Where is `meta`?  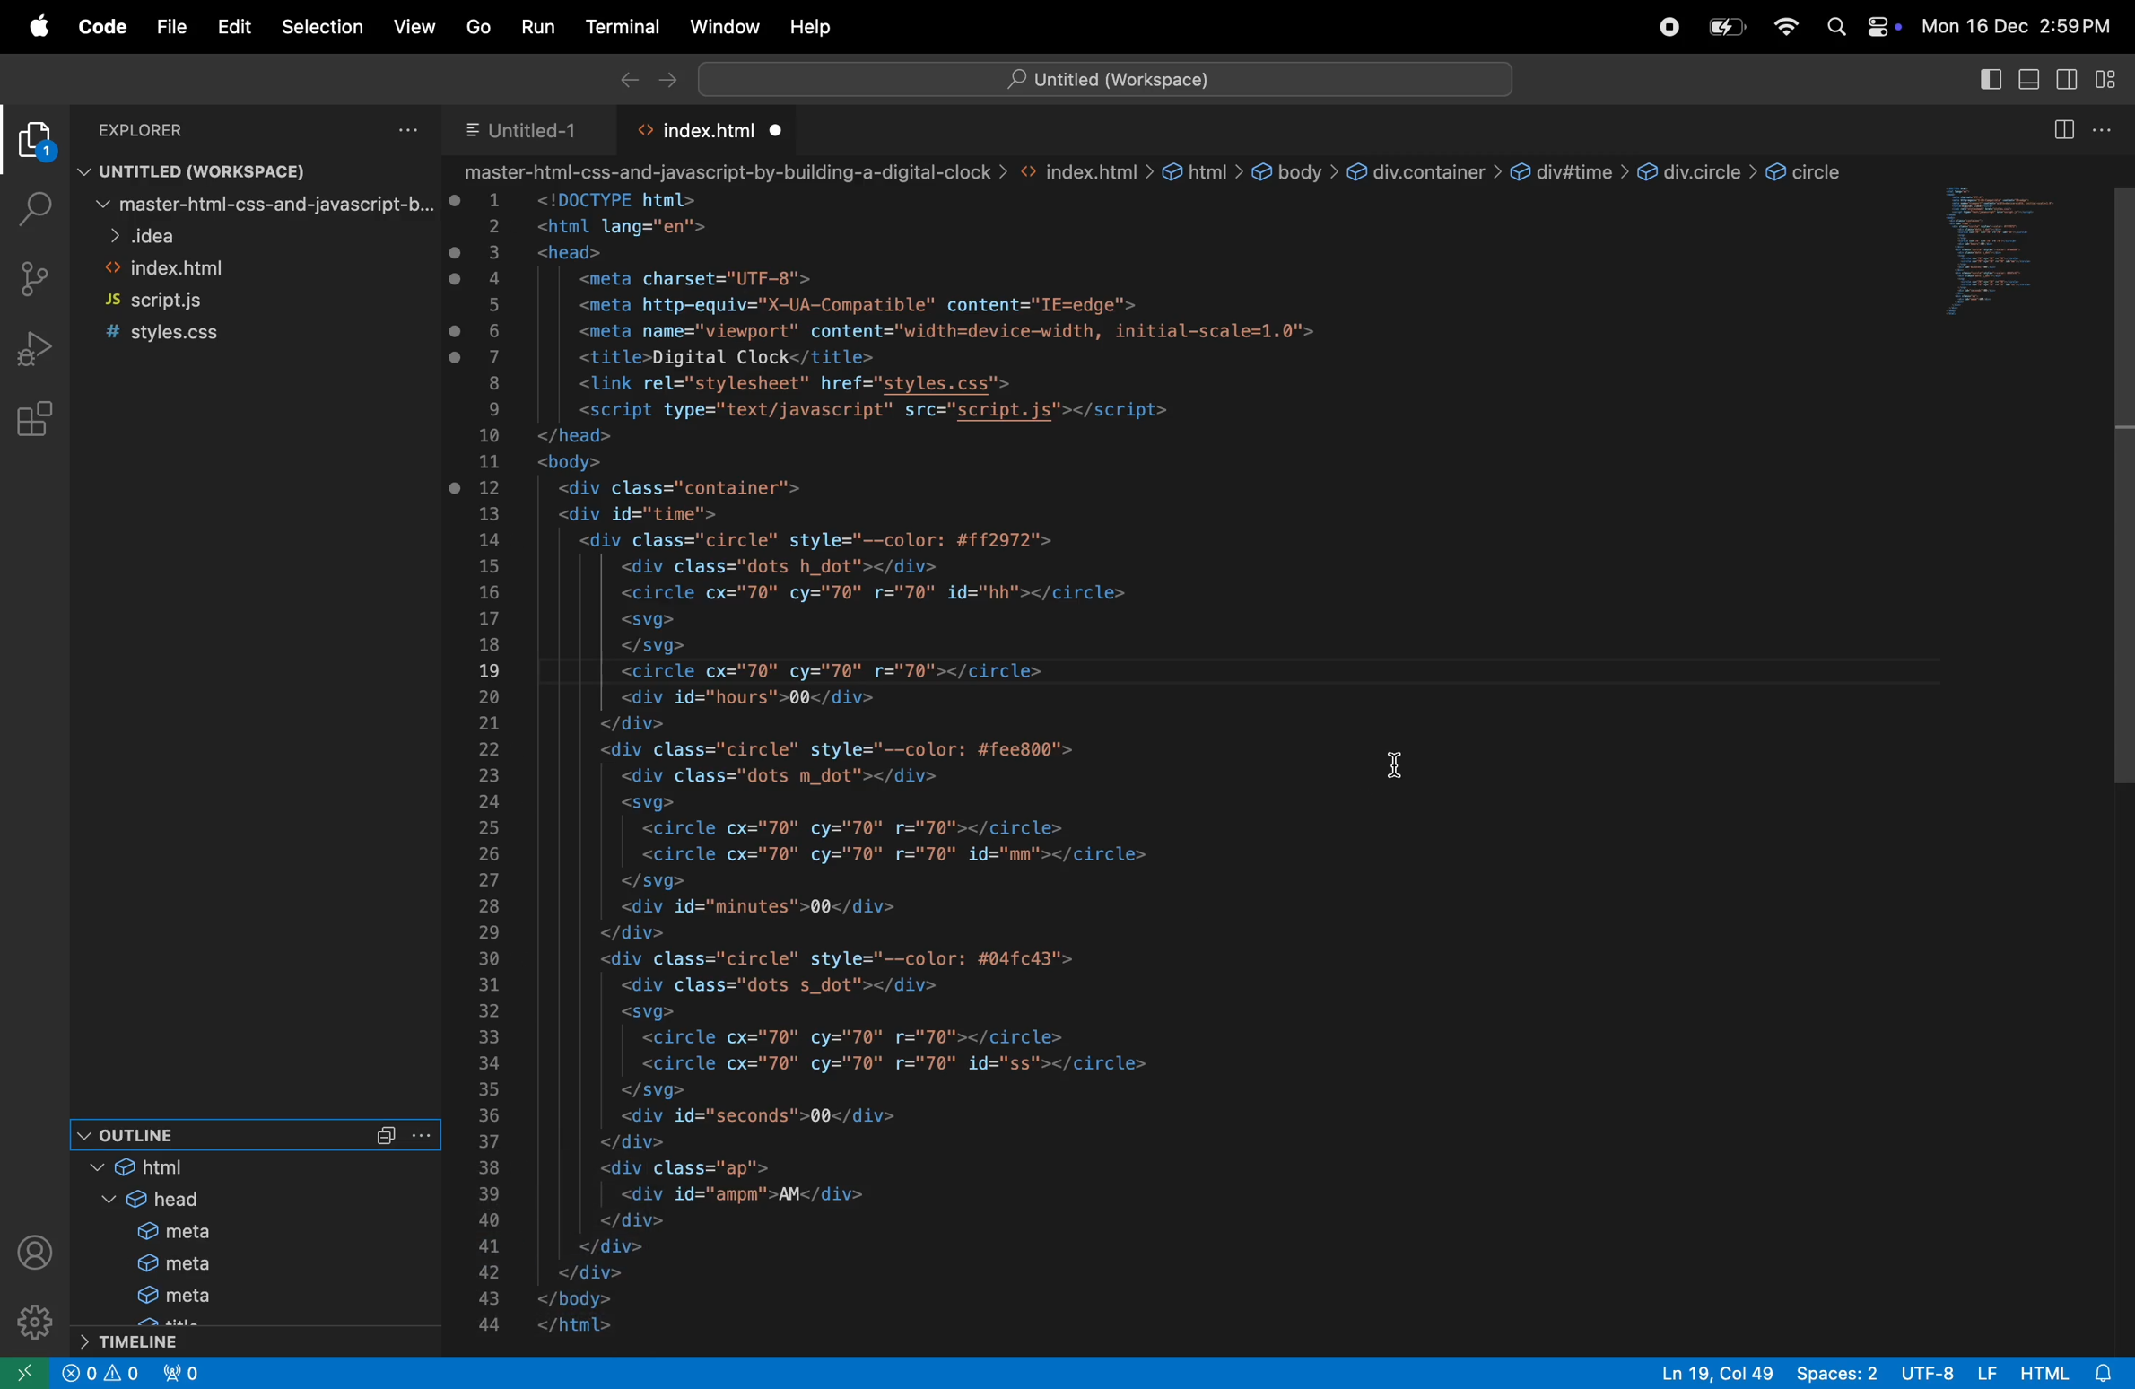 meta is located at coordinates (219, 1303).